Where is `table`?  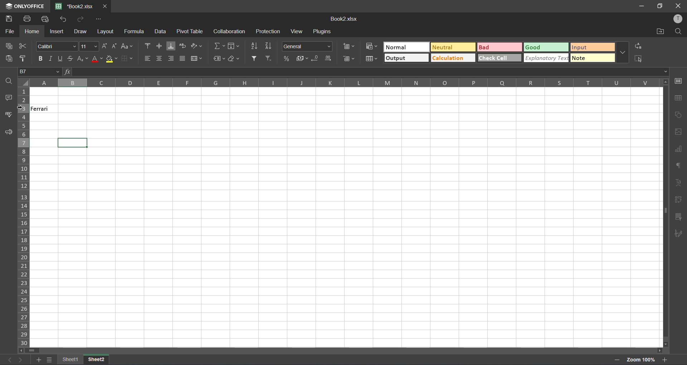 table is located at coordinates (680, 99).